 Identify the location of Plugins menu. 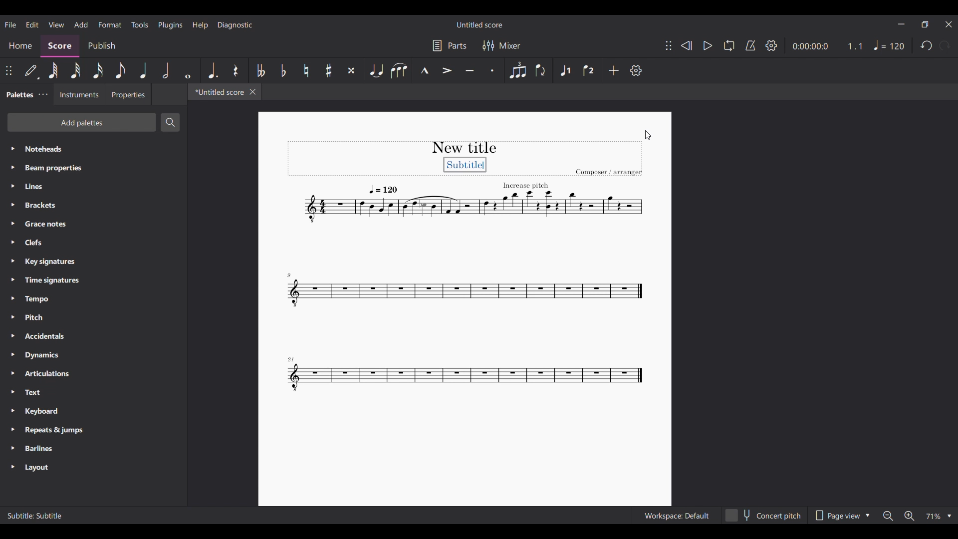
(170, 25).